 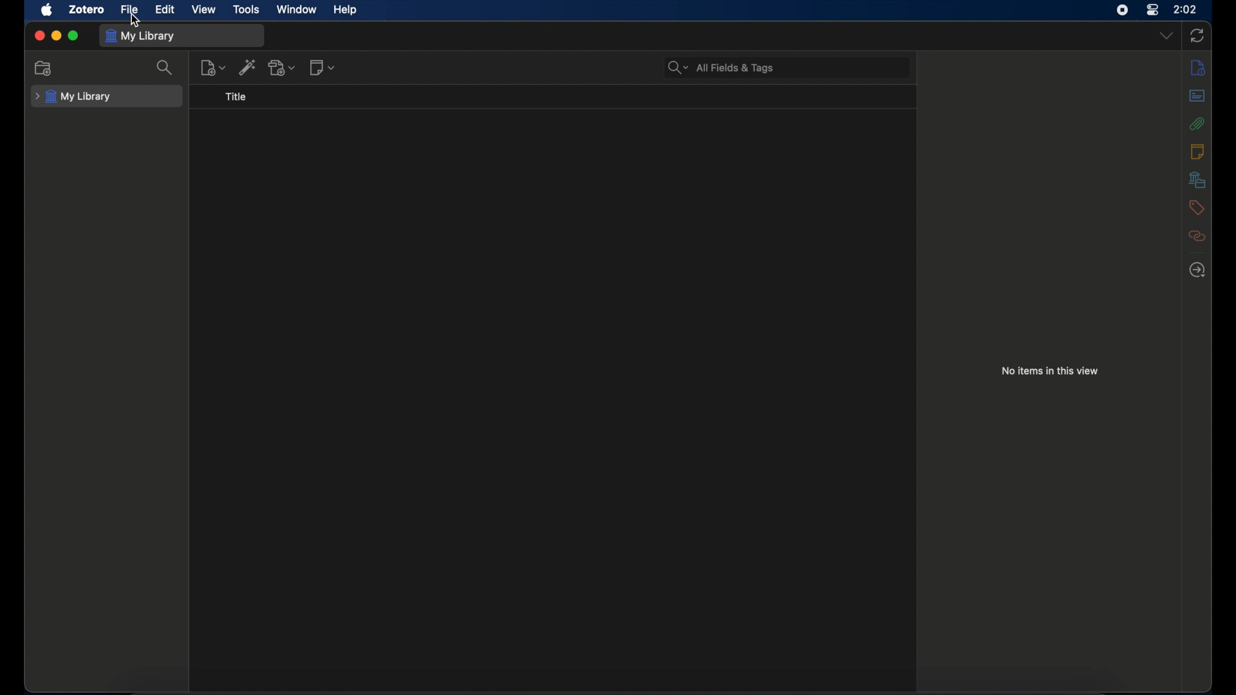 I want to click on dropdown, so click(x=1166, y=36).